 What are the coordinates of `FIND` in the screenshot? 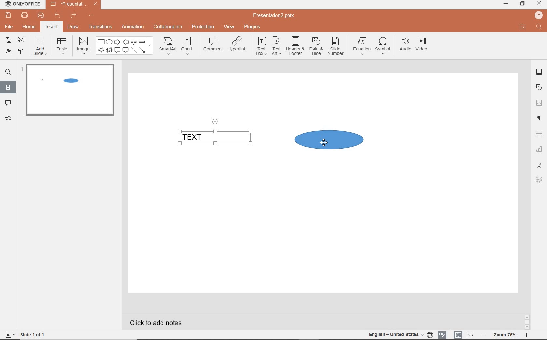 It's located at (7, 73).